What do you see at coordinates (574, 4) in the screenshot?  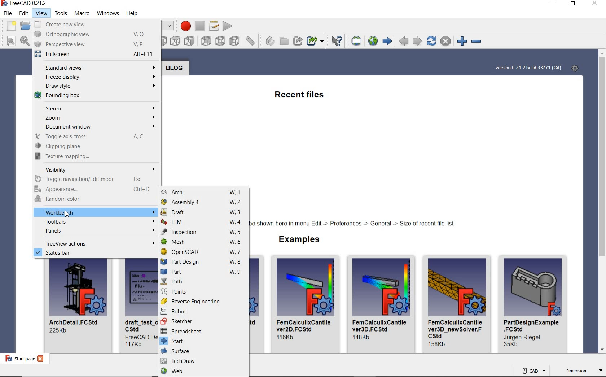 I see `restore down` at bounding box center [574, 4].